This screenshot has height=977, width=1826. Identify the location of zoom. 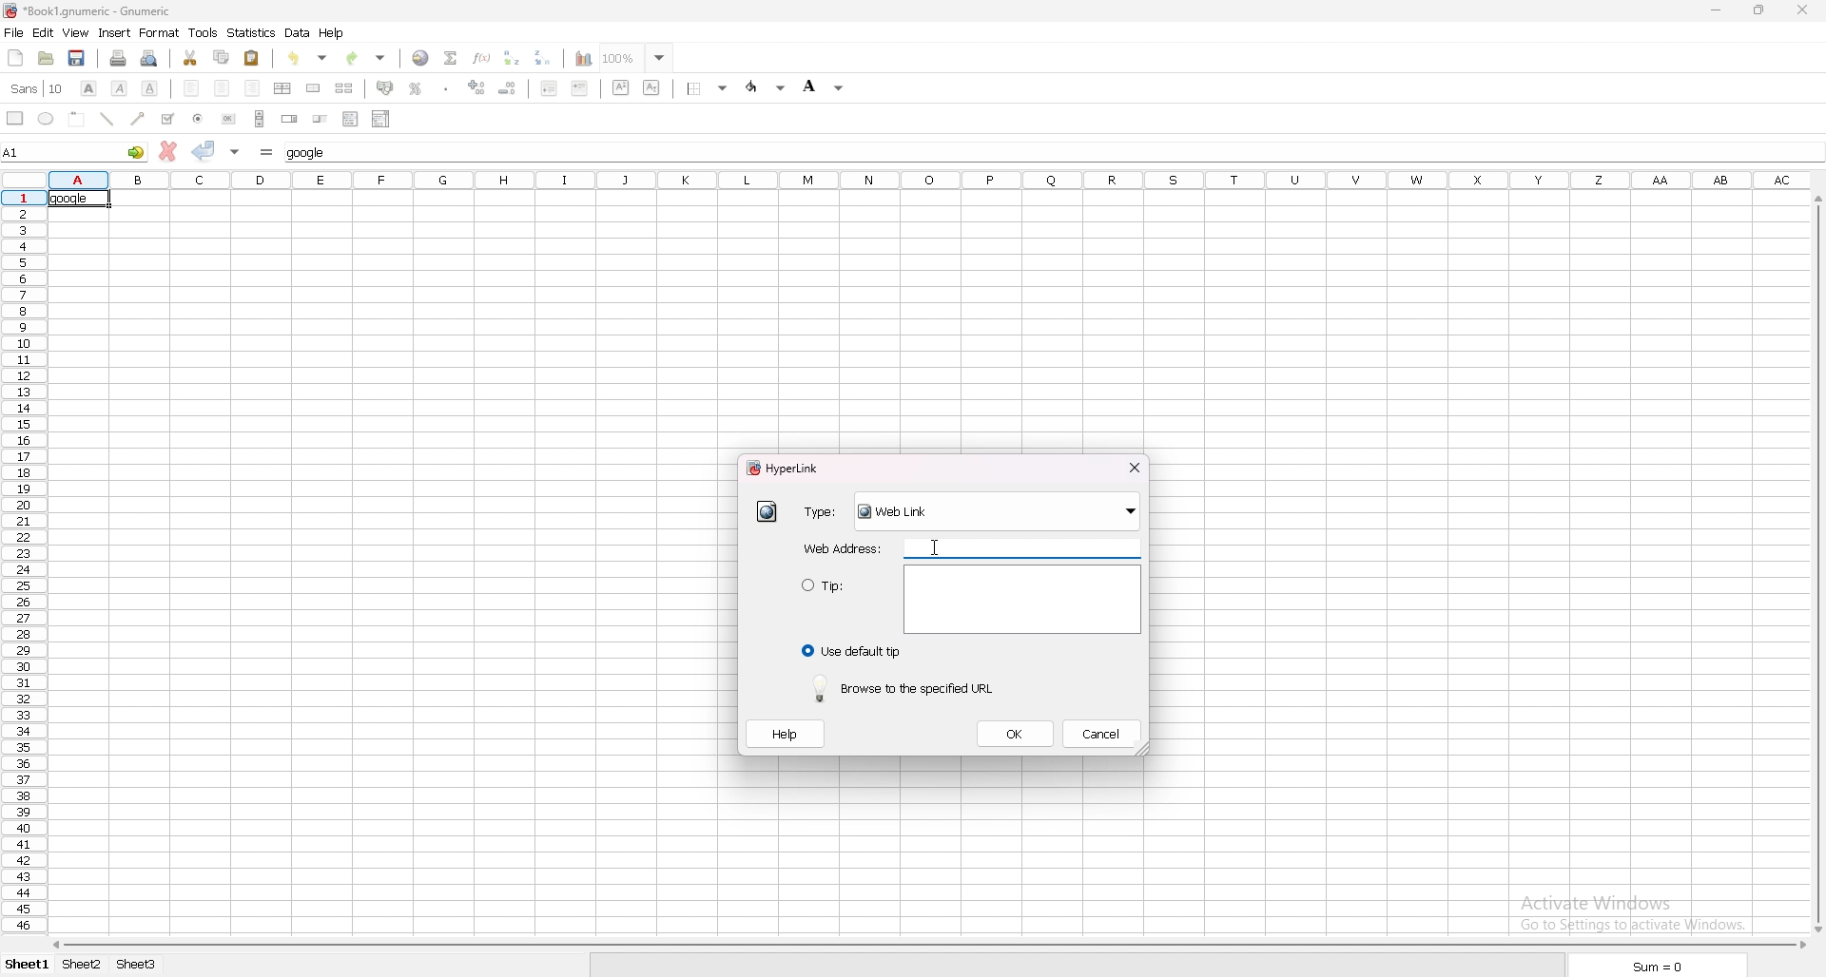
(637, 57).